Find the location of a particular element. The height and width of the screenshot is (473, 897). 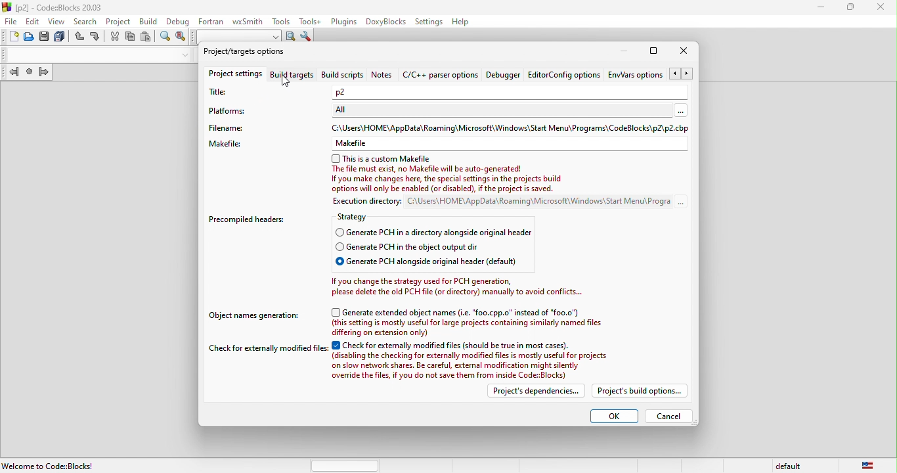

replace is located at coordinates (181, 37).